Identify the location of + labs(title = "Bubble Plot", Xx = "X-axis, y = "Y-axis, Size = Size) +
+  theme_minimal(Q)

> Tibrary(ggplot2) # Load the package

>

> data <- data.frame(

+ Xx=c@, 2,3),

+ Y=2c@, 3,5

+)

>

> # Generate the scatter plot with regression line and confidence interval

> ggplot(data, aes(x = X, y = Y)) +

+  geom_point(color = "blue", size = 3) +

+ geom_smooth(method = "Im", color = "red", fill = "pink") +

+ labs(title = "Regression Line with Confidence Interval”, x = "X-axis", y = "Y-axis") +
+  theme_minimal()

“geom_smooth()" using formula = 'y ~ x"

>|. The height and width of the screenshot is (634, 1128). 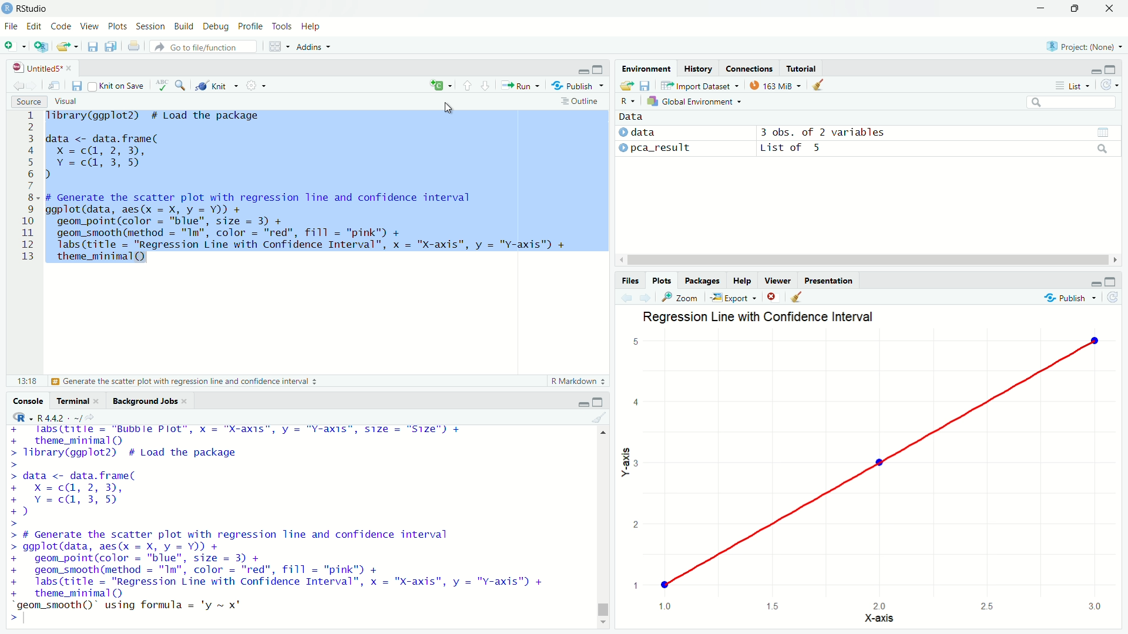
(281, 525).